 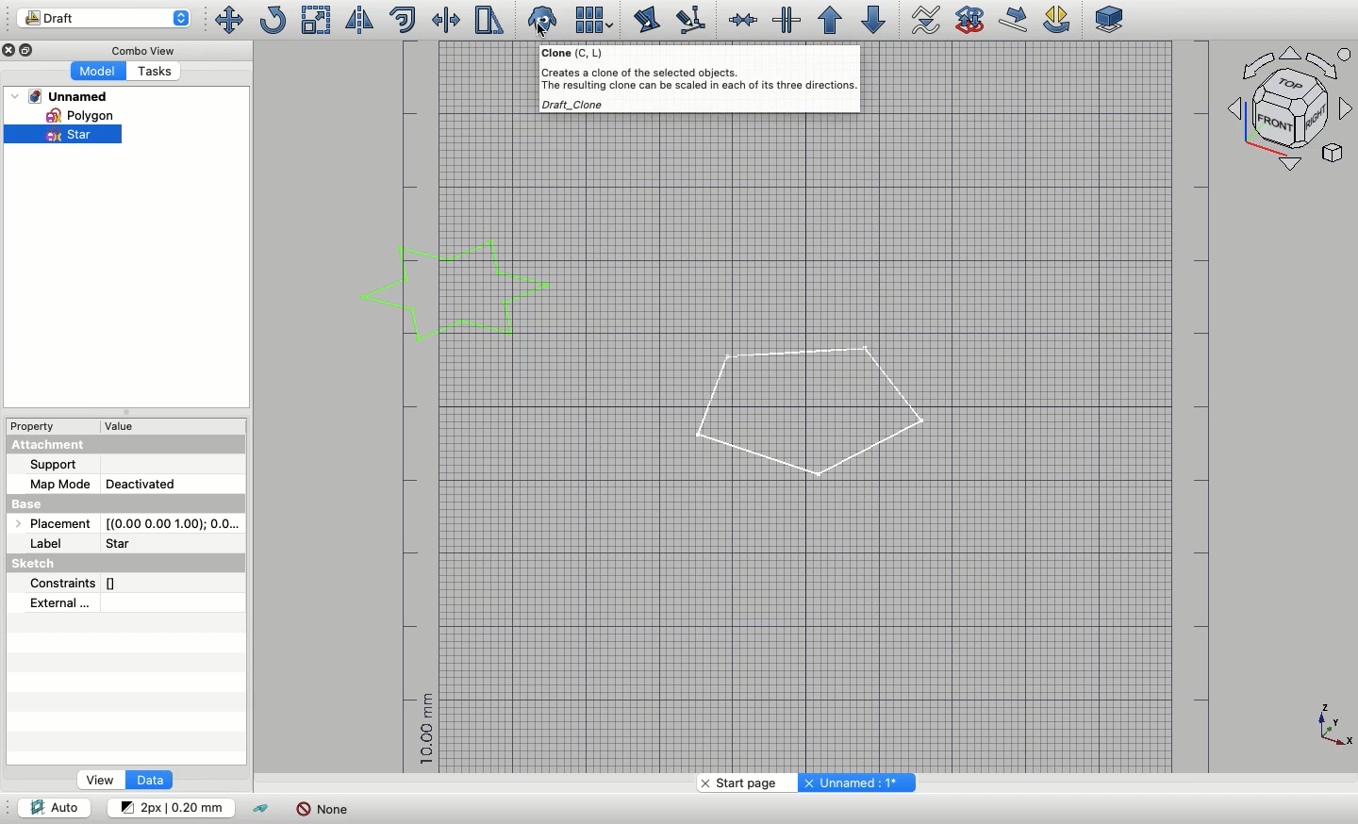 What do you see at coordinates (870, 20) in the screenshot?
I see `Downgrade` at bounding box center [870, 20].